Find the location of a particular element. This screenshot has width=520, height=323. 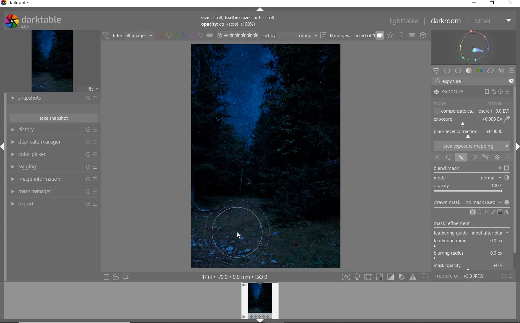

ADD GRADIENT is located at coordinates (500, 212).